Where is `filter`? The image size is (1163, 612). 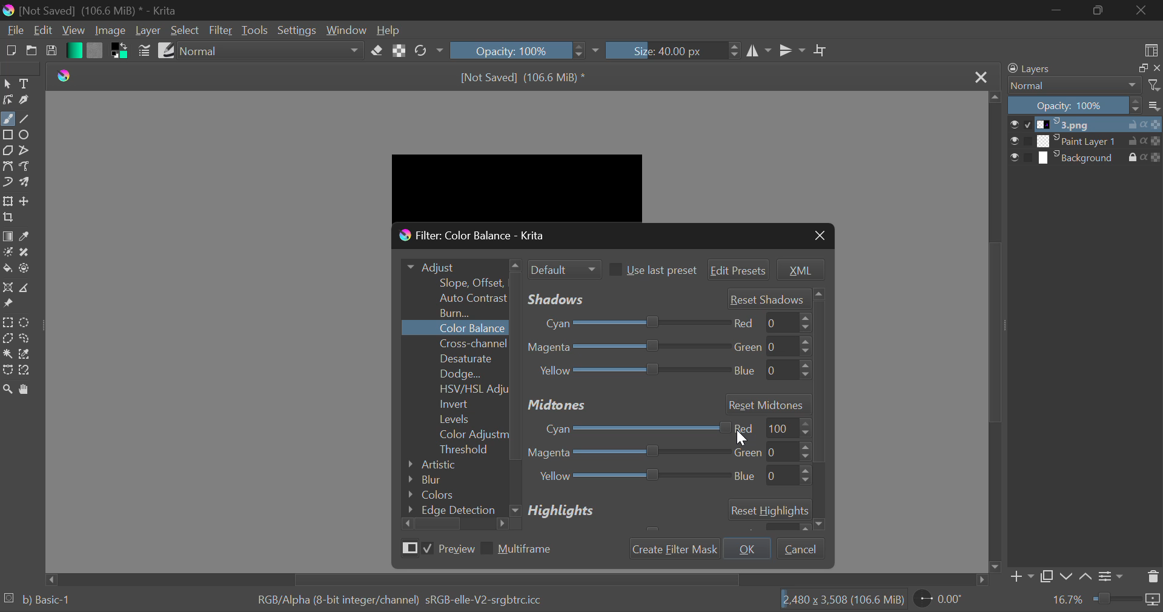
filter is located at coordinates (1153, 86).